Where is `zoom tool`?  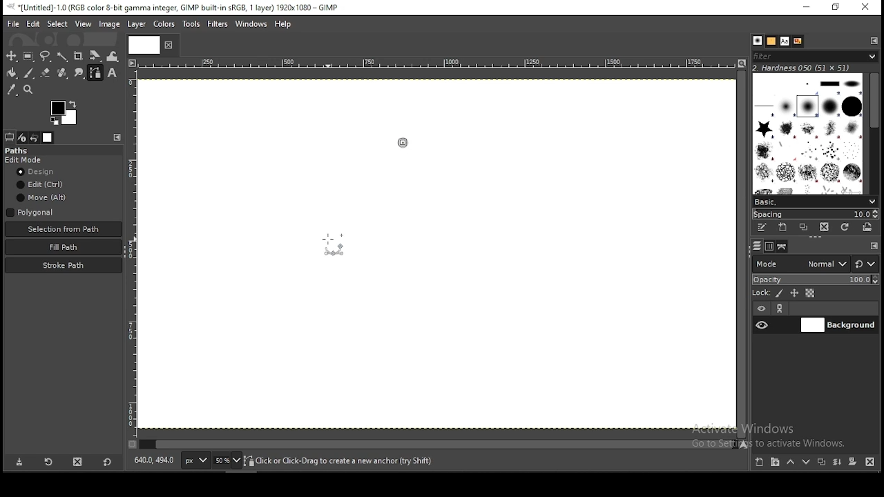 zoom tool is located at coordinates (29, 89).